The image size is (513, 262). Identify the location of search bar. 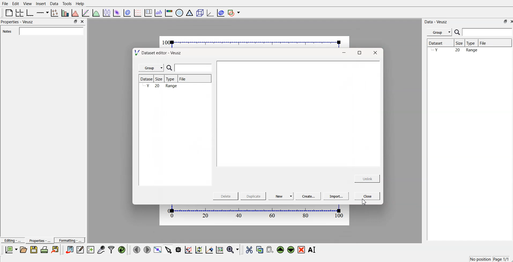
(196, 68).